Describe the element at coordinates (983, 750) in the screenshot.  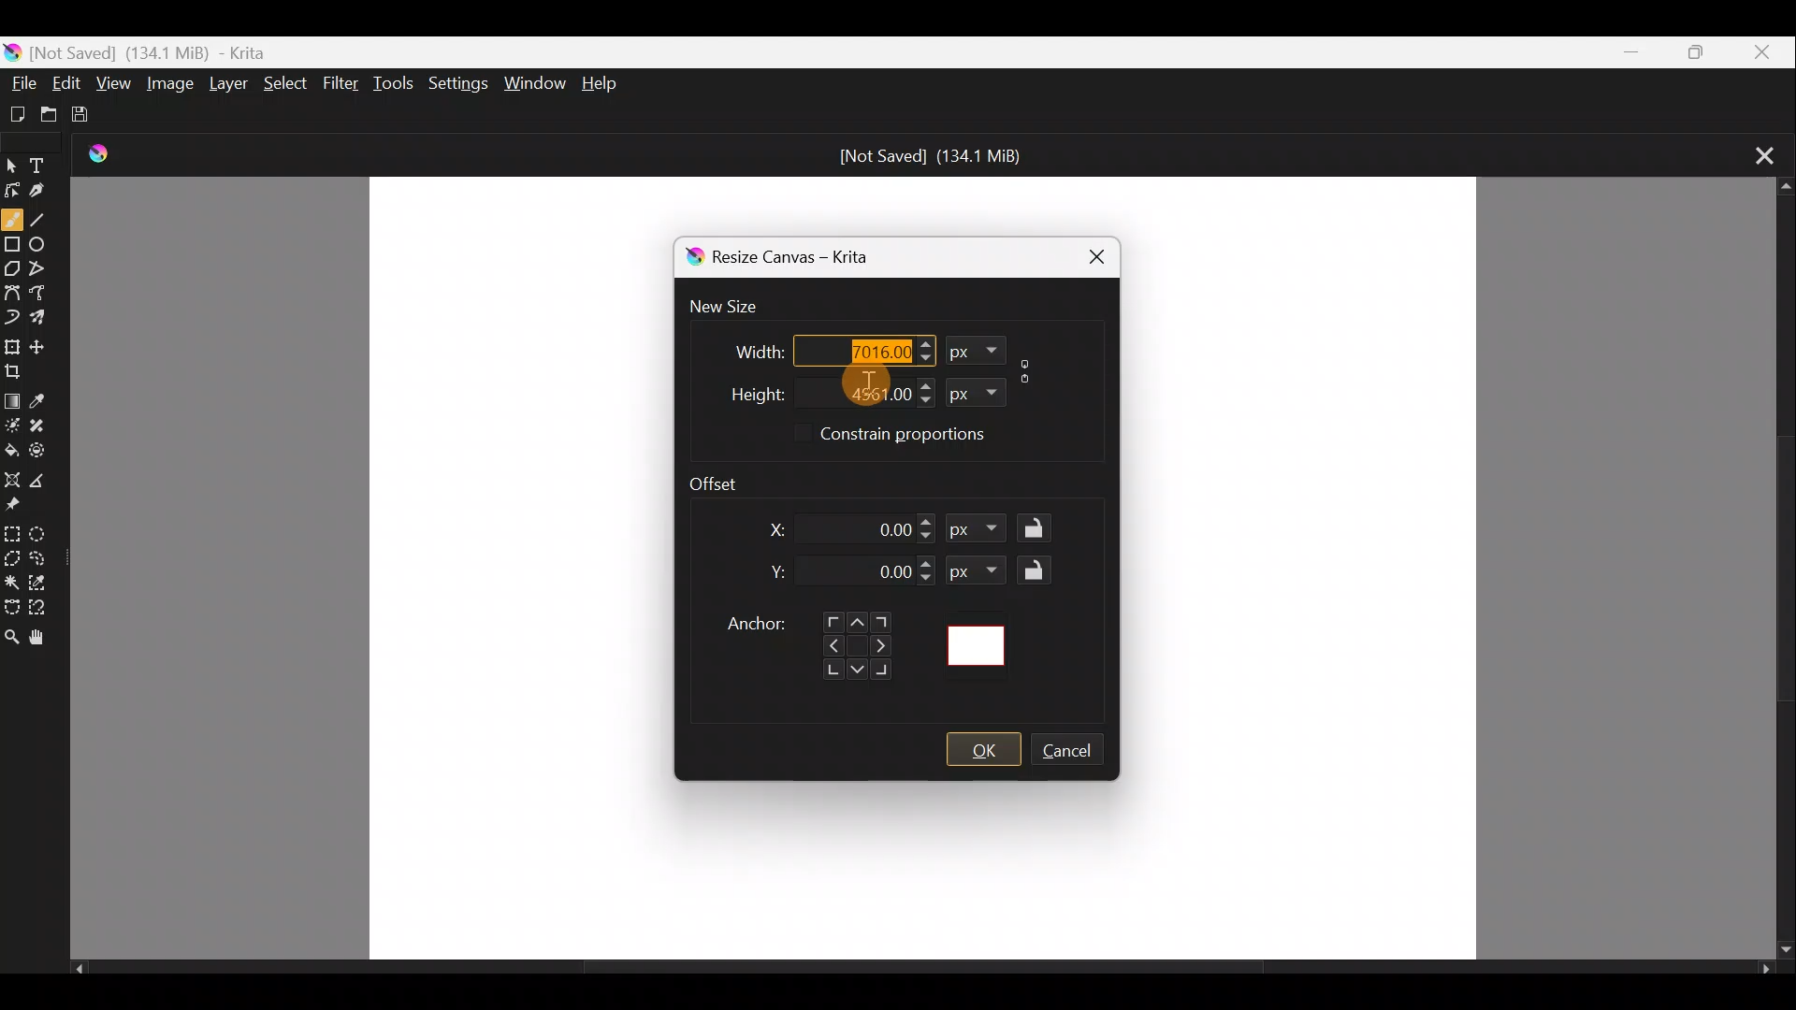
I see `OK` at that location.